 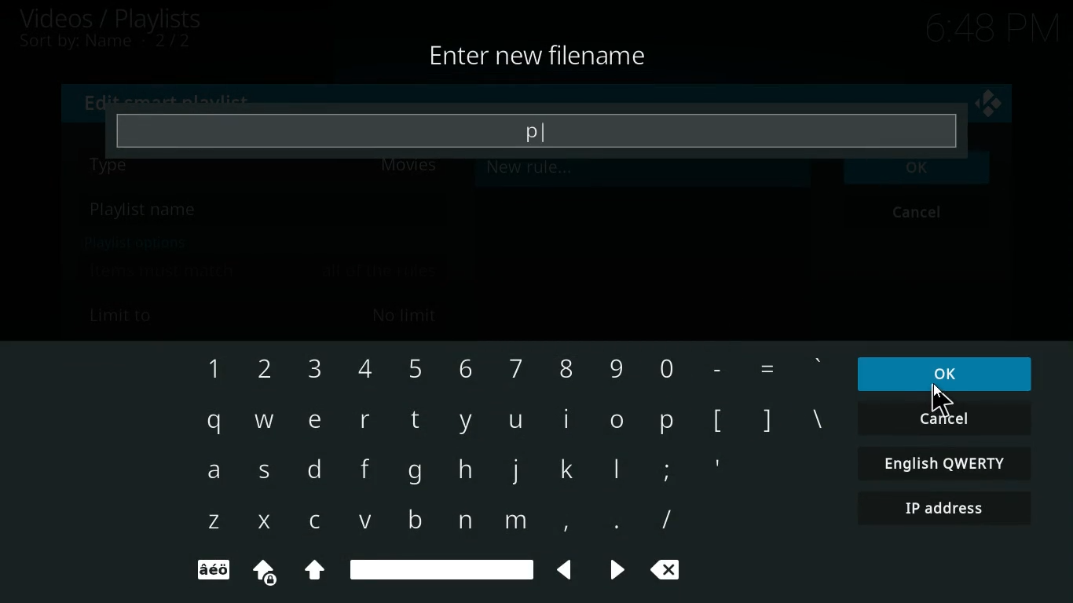 I want to click on english qwerty, so click(x=941, y=462).